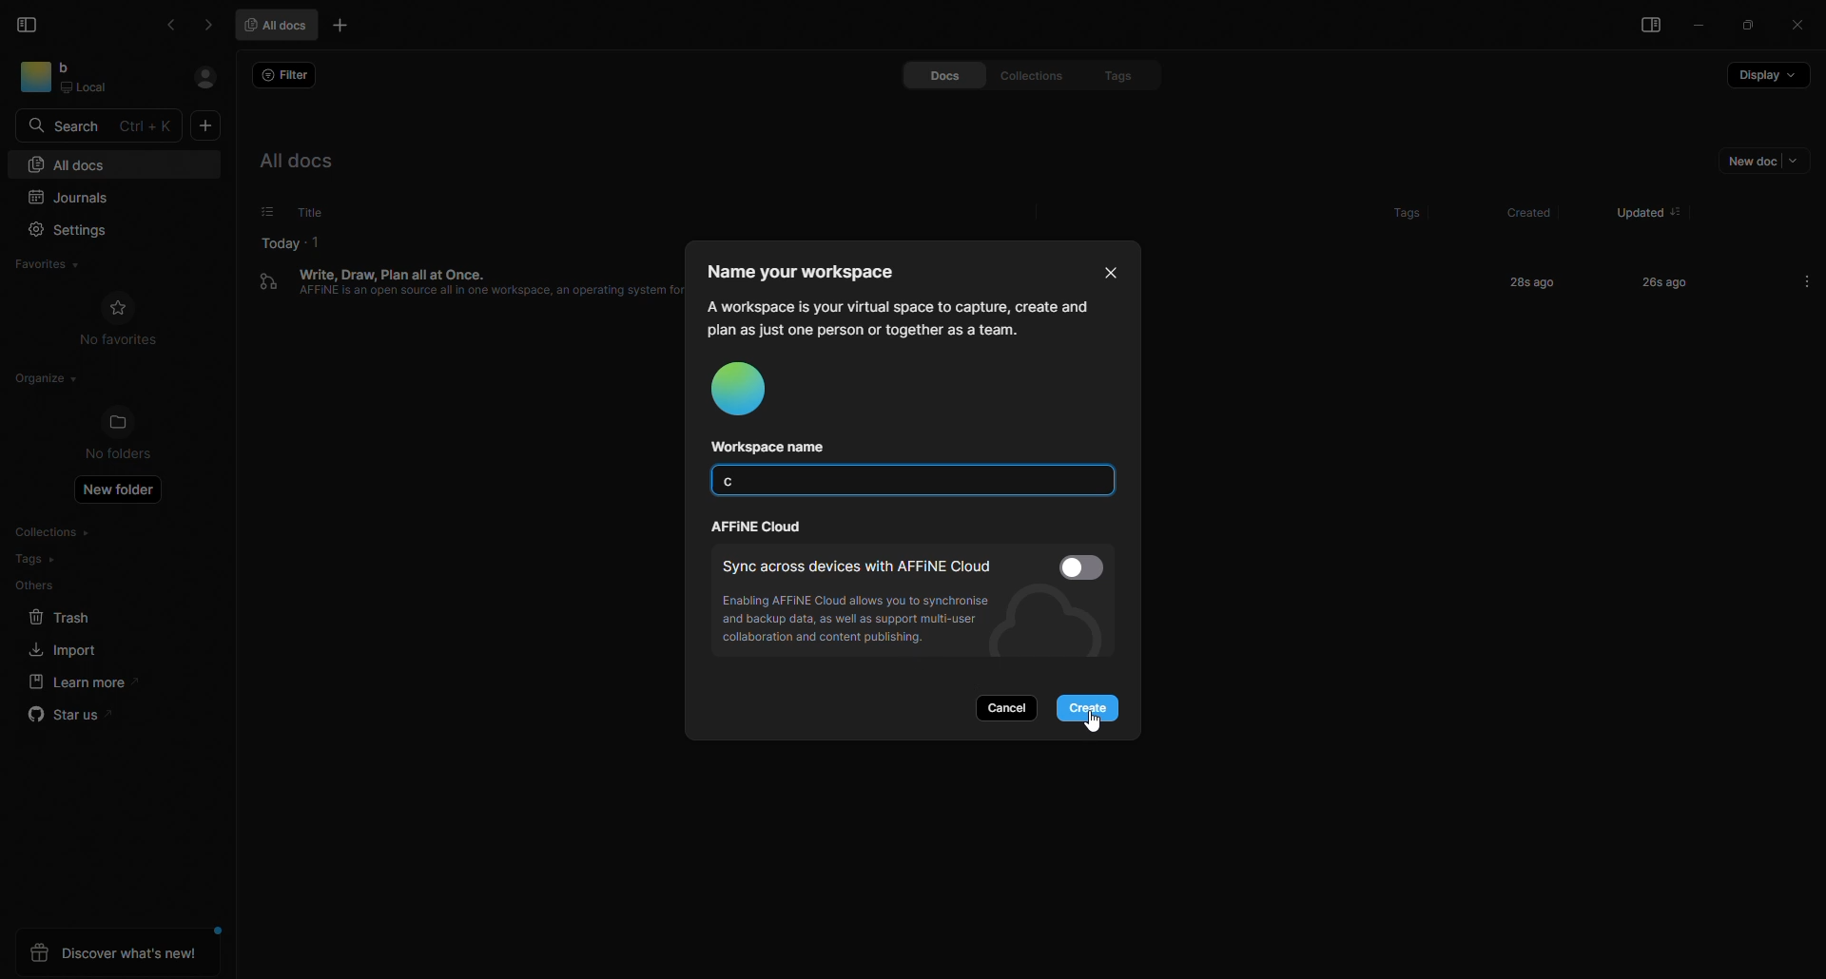 This screenshot has width=1826, height=979. What do you see at coordinates (281, 240) in the screenshot?
I see `today` at bounding box center [281, 240].